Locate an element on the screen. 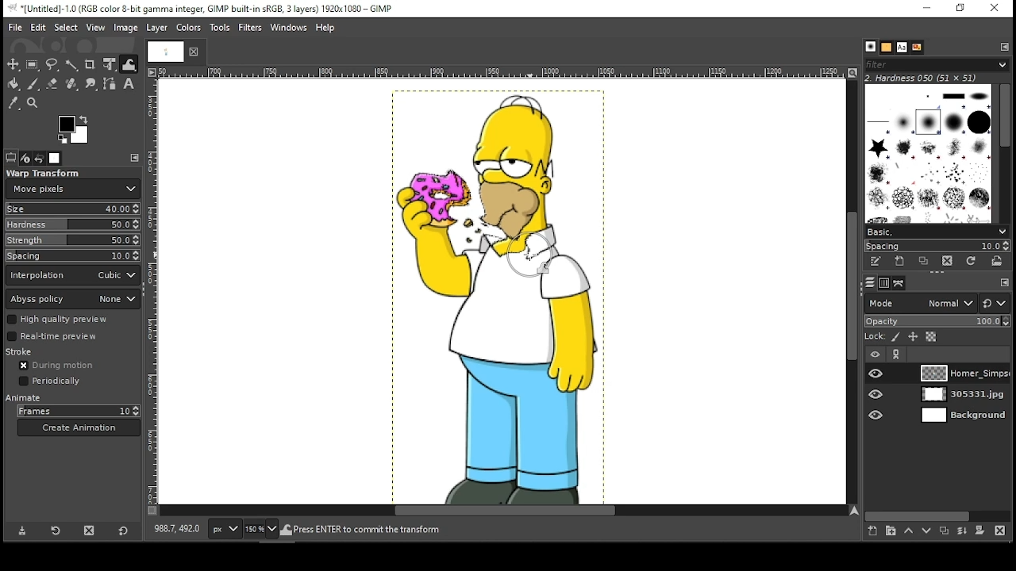  save tool preset is located at coordinates (21, 531).